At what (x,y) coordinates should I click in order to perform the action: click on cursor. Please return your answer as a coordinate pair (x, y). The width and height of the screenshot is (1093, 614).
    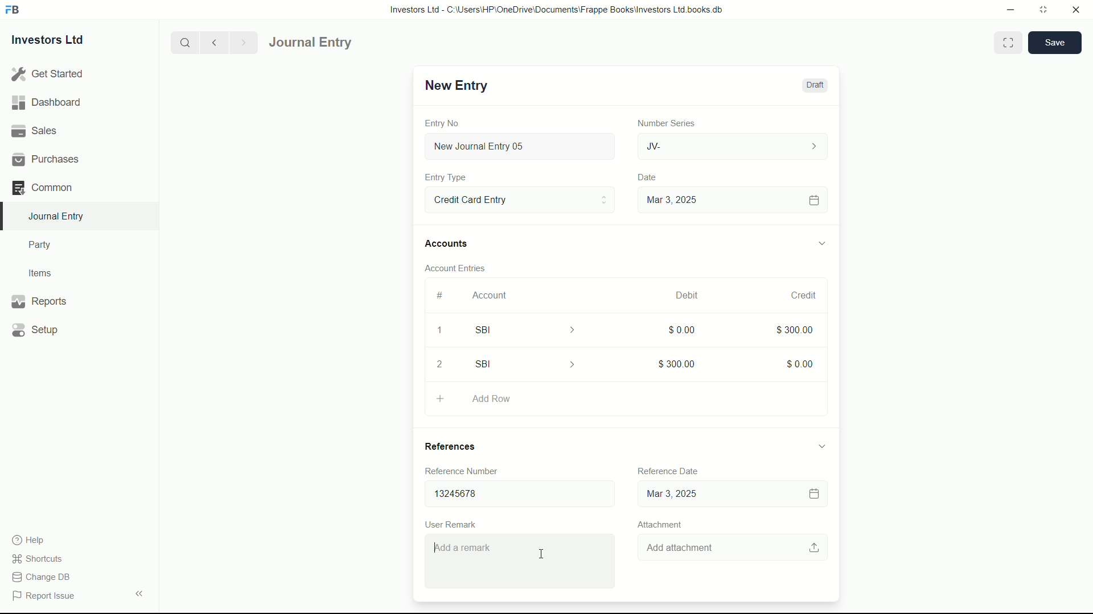
    Looking at the image, I should click on (541, 555).